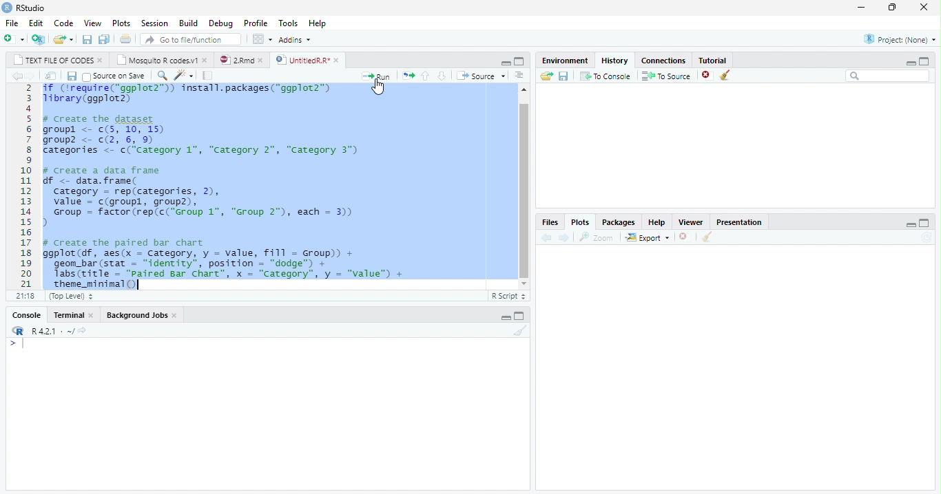 The image size is (941, 494). What do you see at coordinates (562, 61) in the screenshot?
I see `environment` at bounding box center [562, 61].